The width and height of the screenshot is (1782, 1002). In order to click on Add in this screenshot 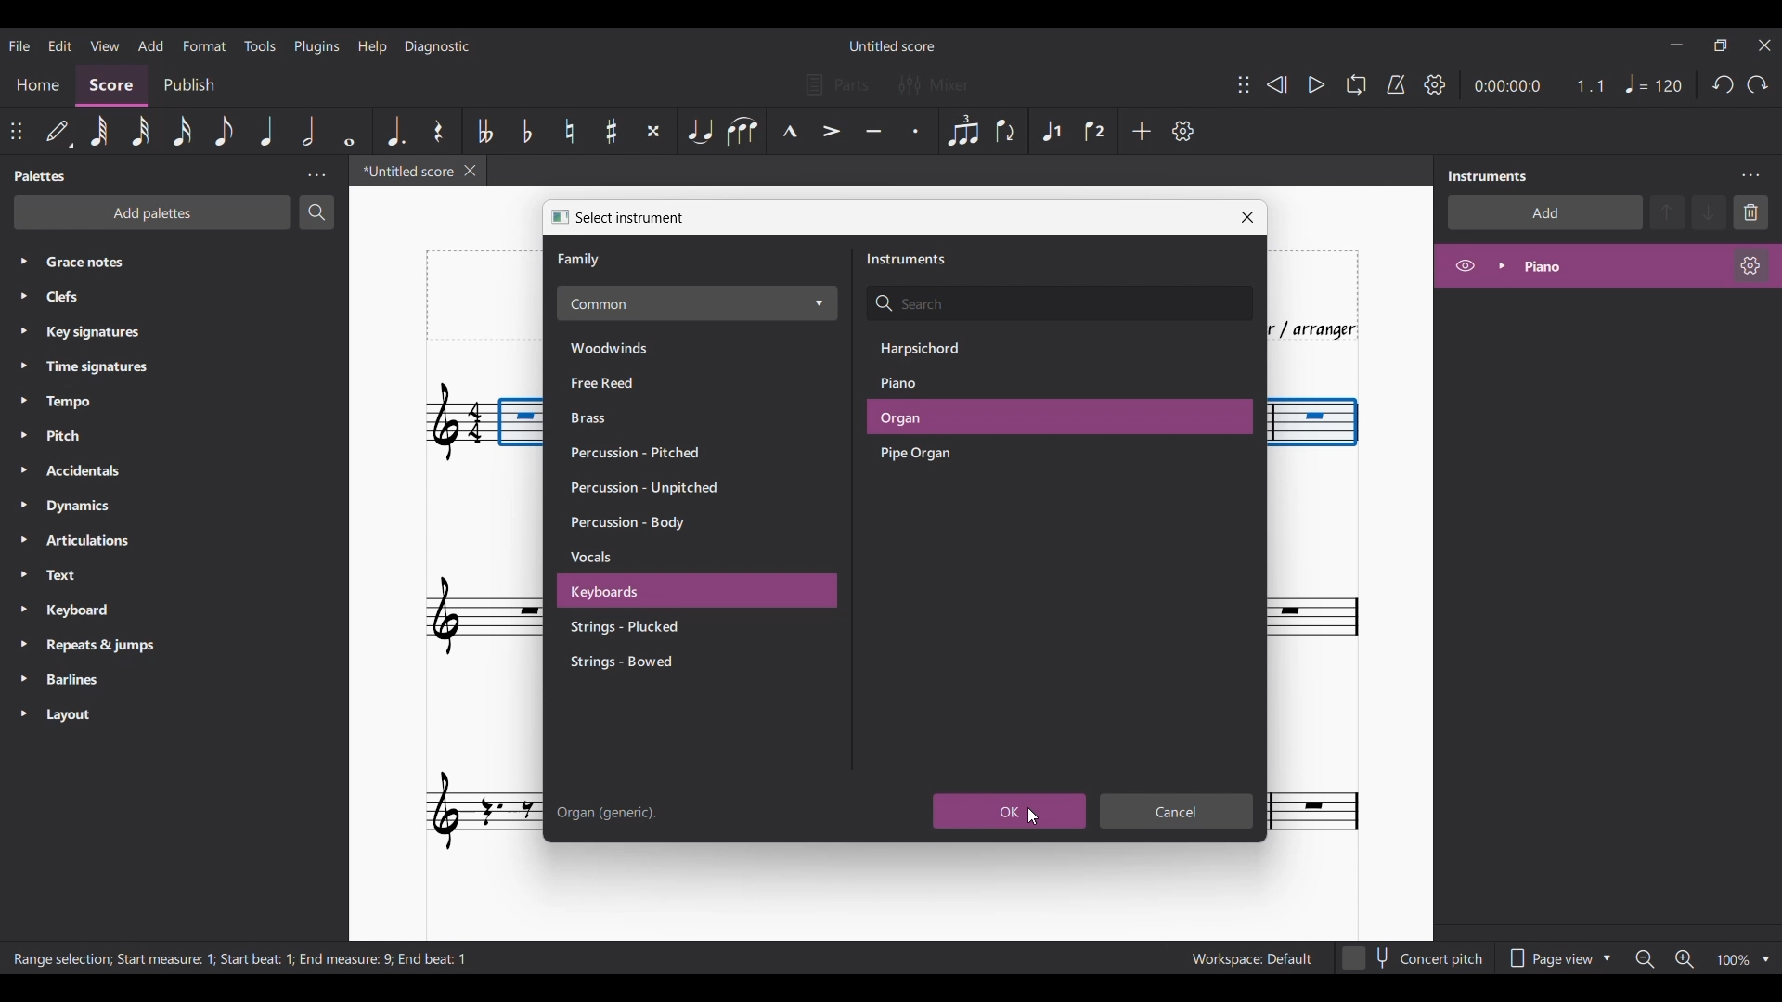, I will do `click(1142, 131)`.